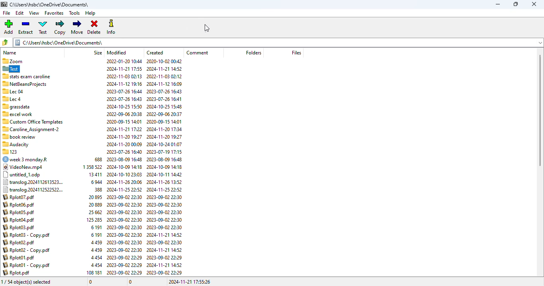 The width and height of the screenshot is (544, 286). Describe the element at coordinates (27, 250) in the screenshot. I see `Rplot02 - Copy.pdf` at that location.